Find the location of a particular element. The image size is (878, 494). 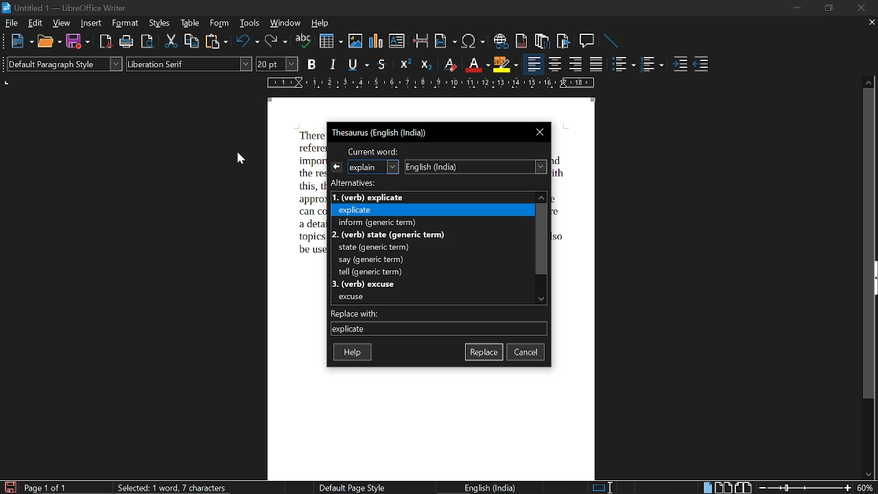

strikethrough is located at coordinates (383, 65).